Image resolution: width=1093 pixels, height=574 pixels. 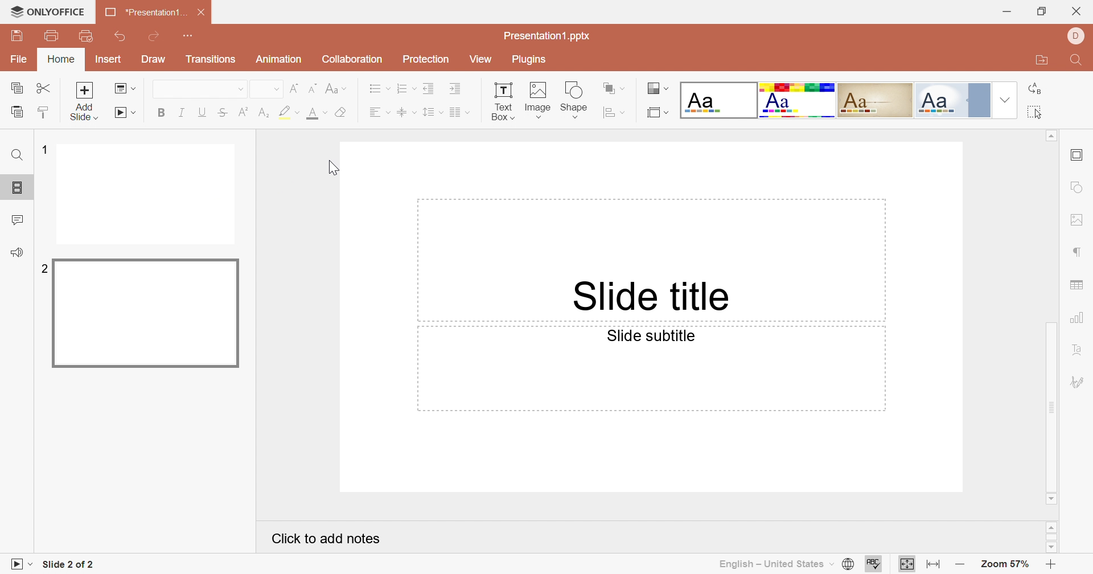 What do you see at coordinates (798, 101) in the screenshot?
I see `Basic` at bounding box center [798, 101].